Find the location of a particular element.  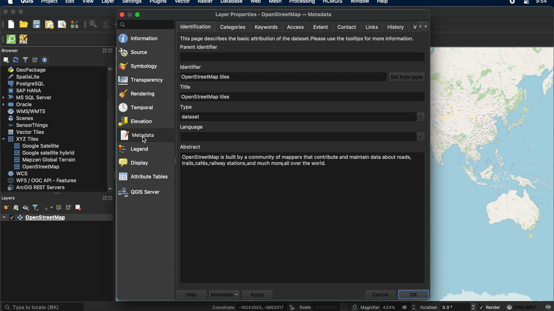

LAYER is located at coordinates (107, 3).